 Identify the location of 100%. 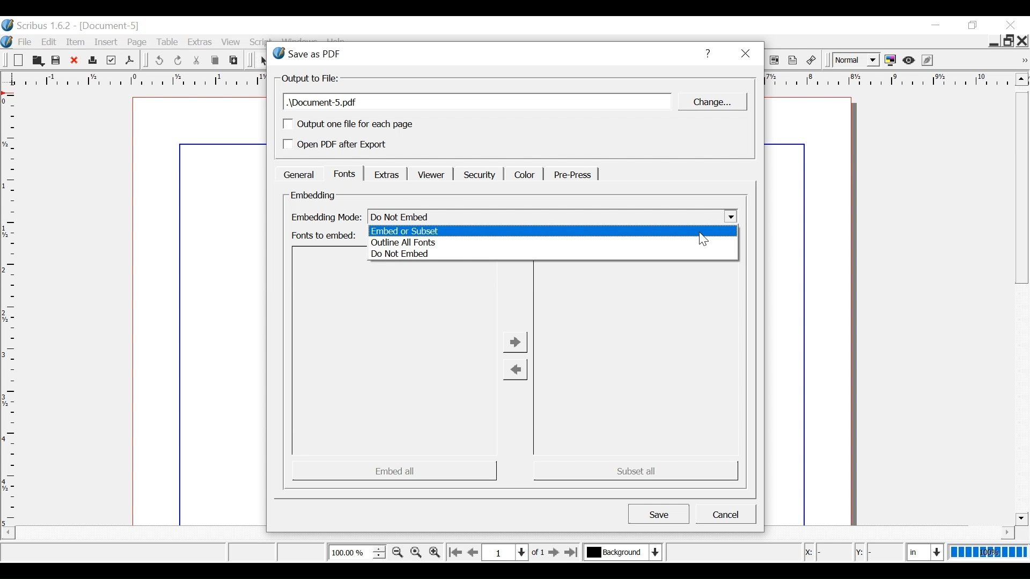
(989, 552).